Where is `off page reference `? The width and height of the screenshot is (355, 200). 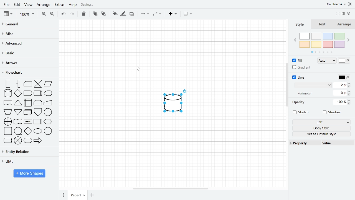
off page reference  is located at coordinates (38, 112).